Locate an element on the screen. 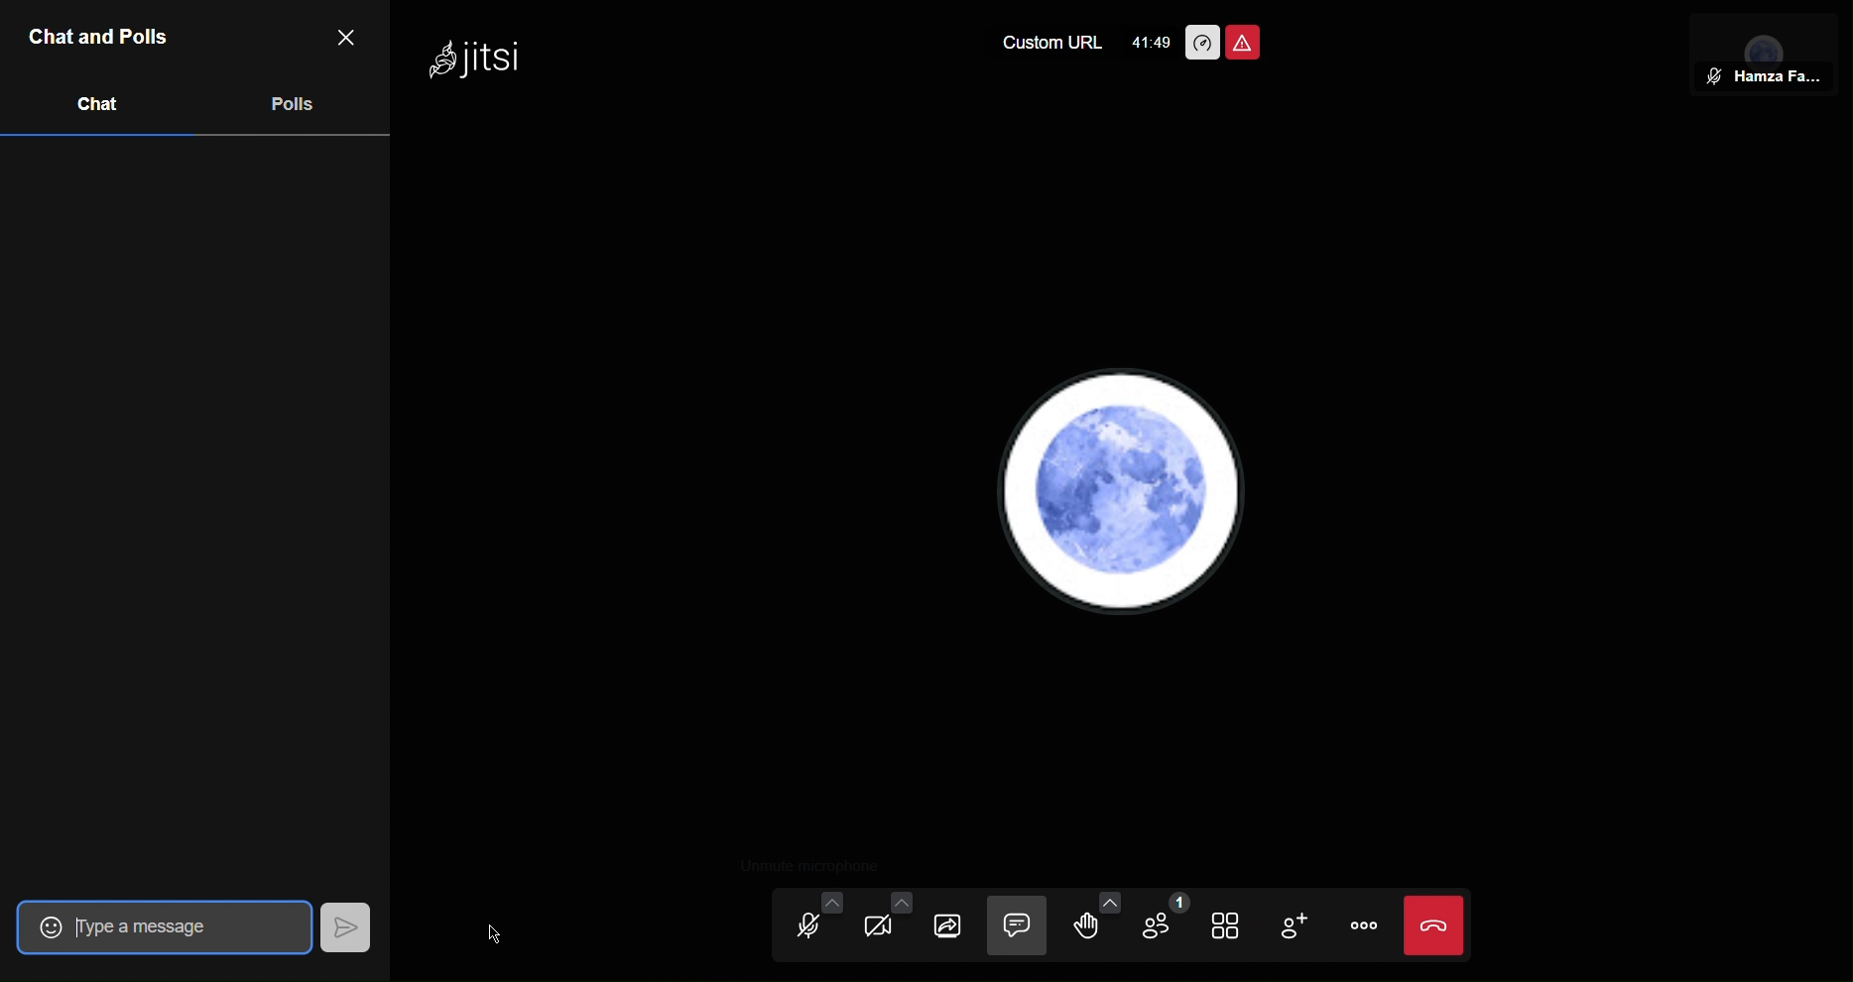 The width and height of the screenshot is (1853, 982). Raise Hand is located at coordinates (1101, 921).